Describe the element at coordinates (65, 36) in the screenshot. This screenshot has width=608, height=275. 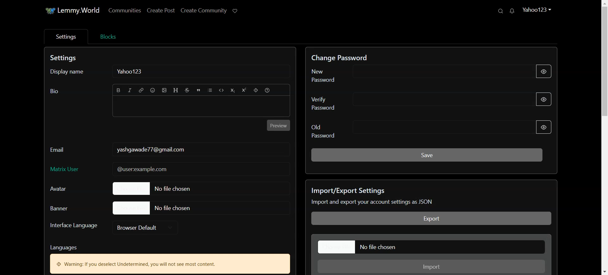
I see `Settings` at that location.